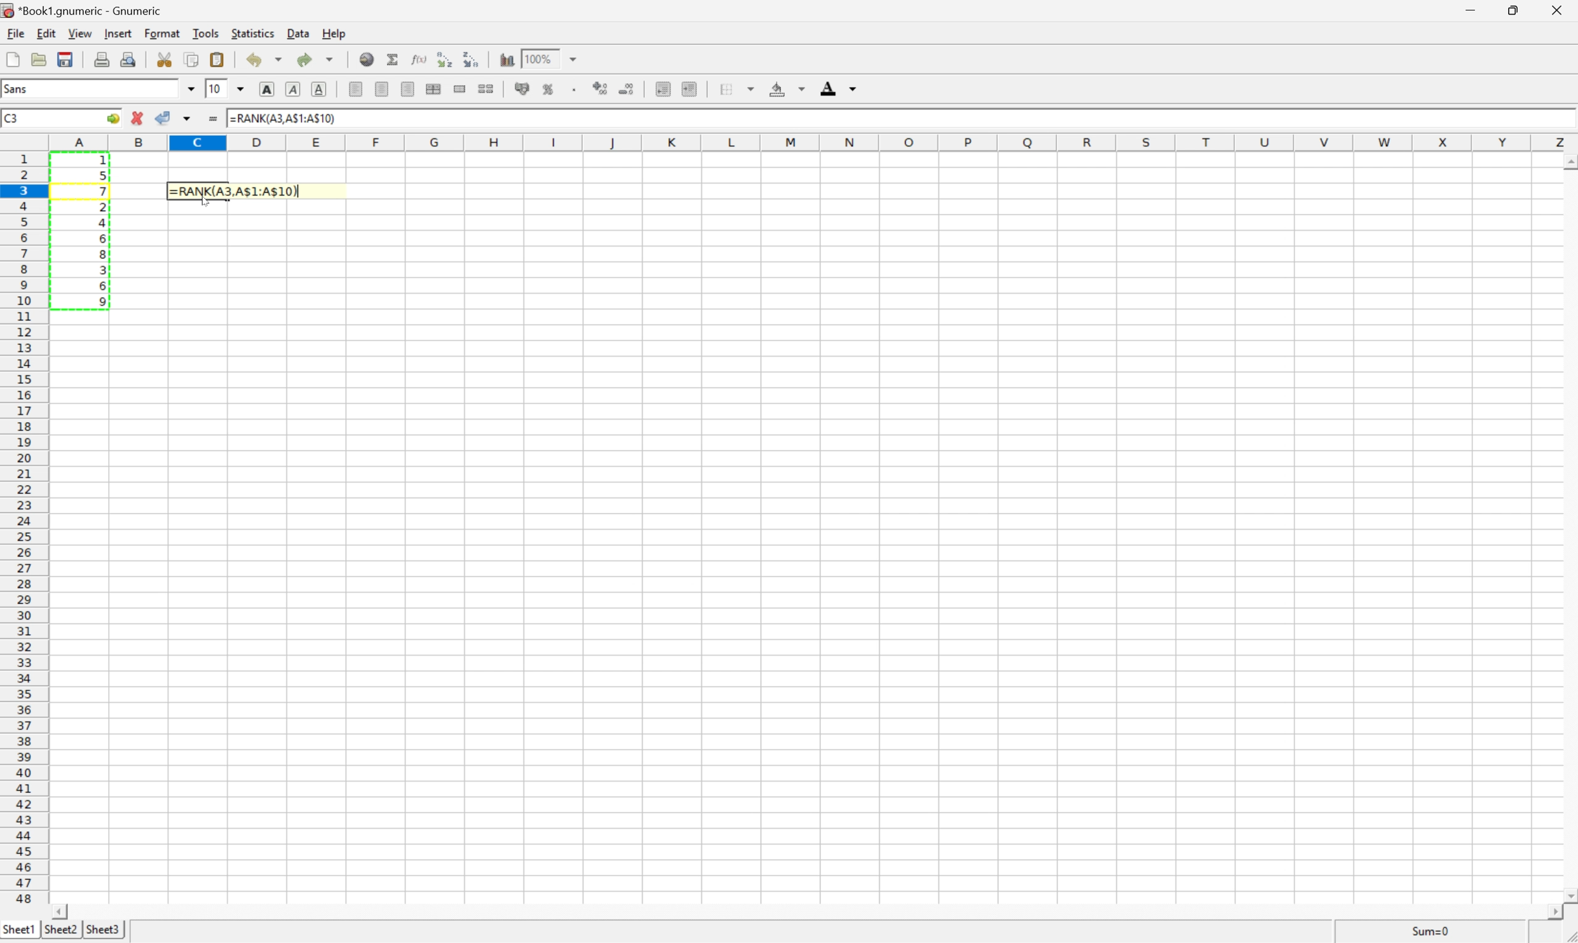 Image resolution: width=1578 pixels, height=943 pixels. I want to click on 10, so click(215, 89).